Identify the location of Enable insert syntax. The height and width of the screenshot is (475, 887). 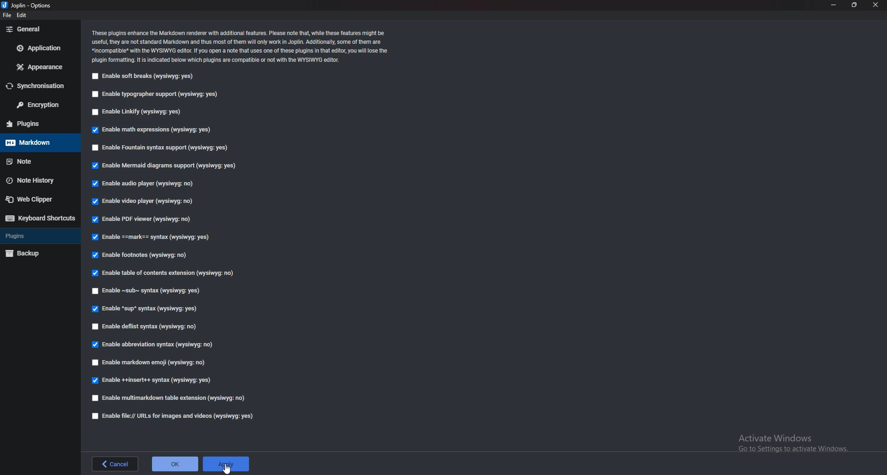
(151, 382).